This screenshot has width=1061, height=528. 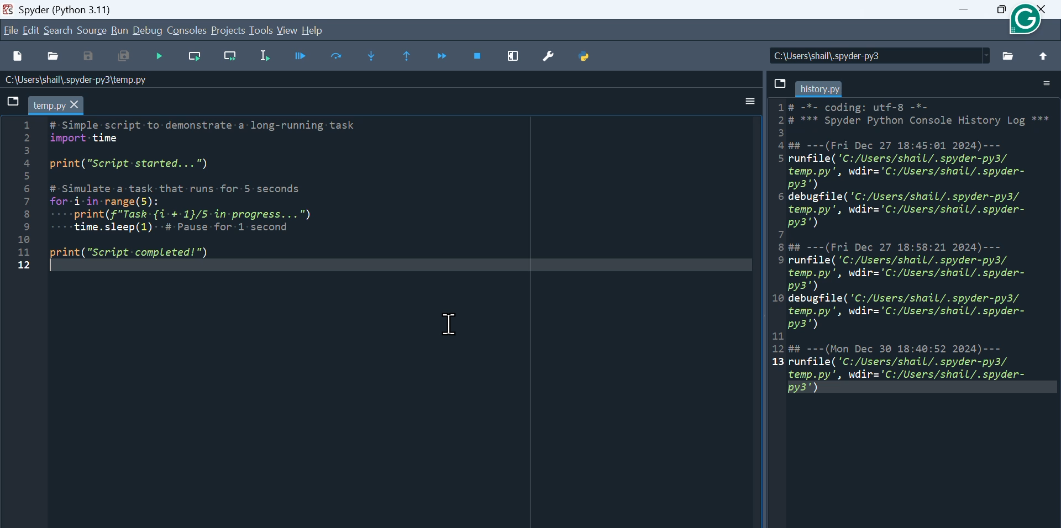 I want to click on 1 # Simple script to-demonstrate-a- long-running task
2 import-time

5)

4 print("Script-started...")

5

6  # Simulate a task that runs for 5 seconds
7 for-i-in-range(5):

8 ----print(f"Task-{i-+-1}/5 in -progress...")
El ----time.sleep(1)- -# Pause for 1 second

10

11 print("Script-completed!")

12 |, so click(x=186, y=197).